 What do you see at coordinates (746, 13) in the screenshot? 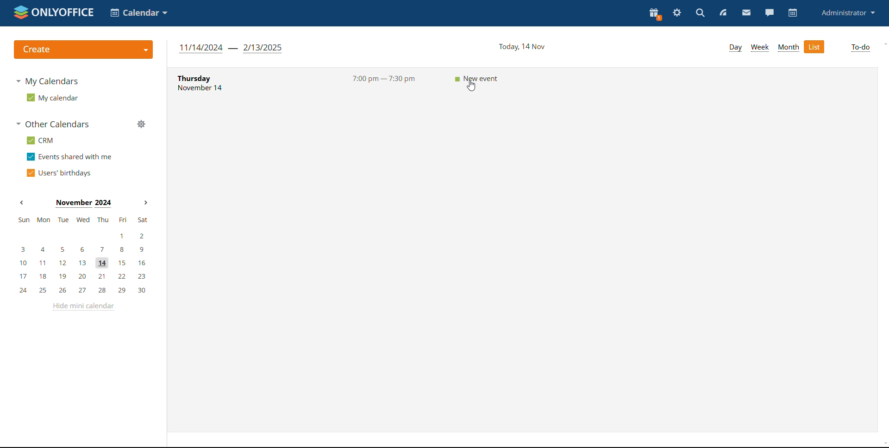
I see `mail` at bounding box center [746, 13].